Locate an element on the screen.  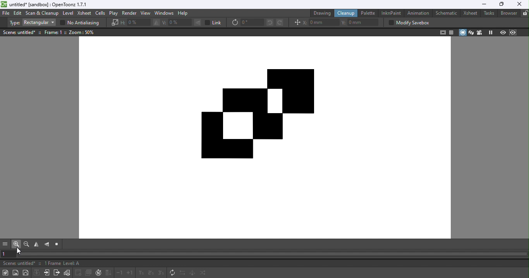
Zoom in is located at coordinates (16, 245).